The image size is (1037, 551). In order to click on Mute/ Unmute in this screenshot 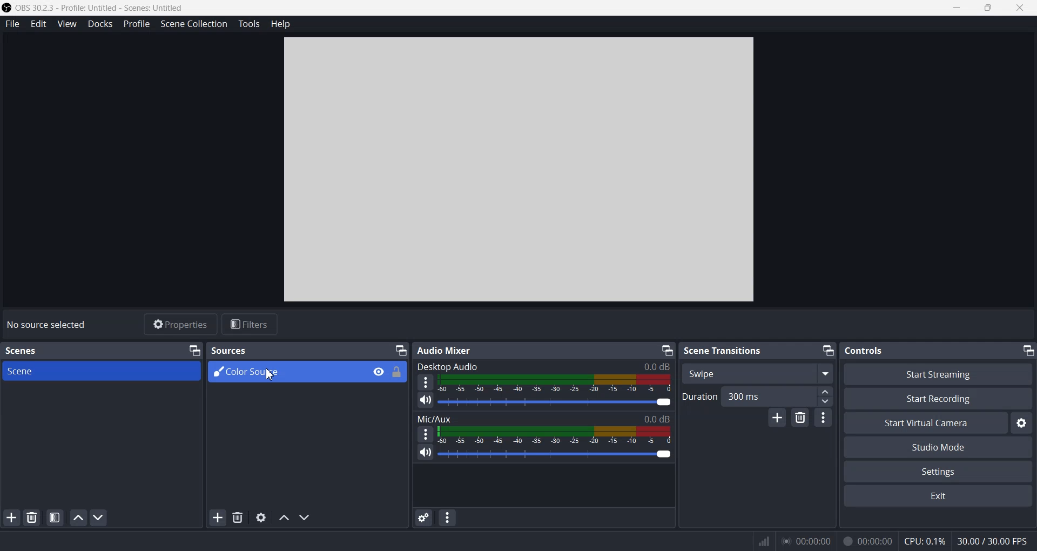, I will do `click(425, 453)`.